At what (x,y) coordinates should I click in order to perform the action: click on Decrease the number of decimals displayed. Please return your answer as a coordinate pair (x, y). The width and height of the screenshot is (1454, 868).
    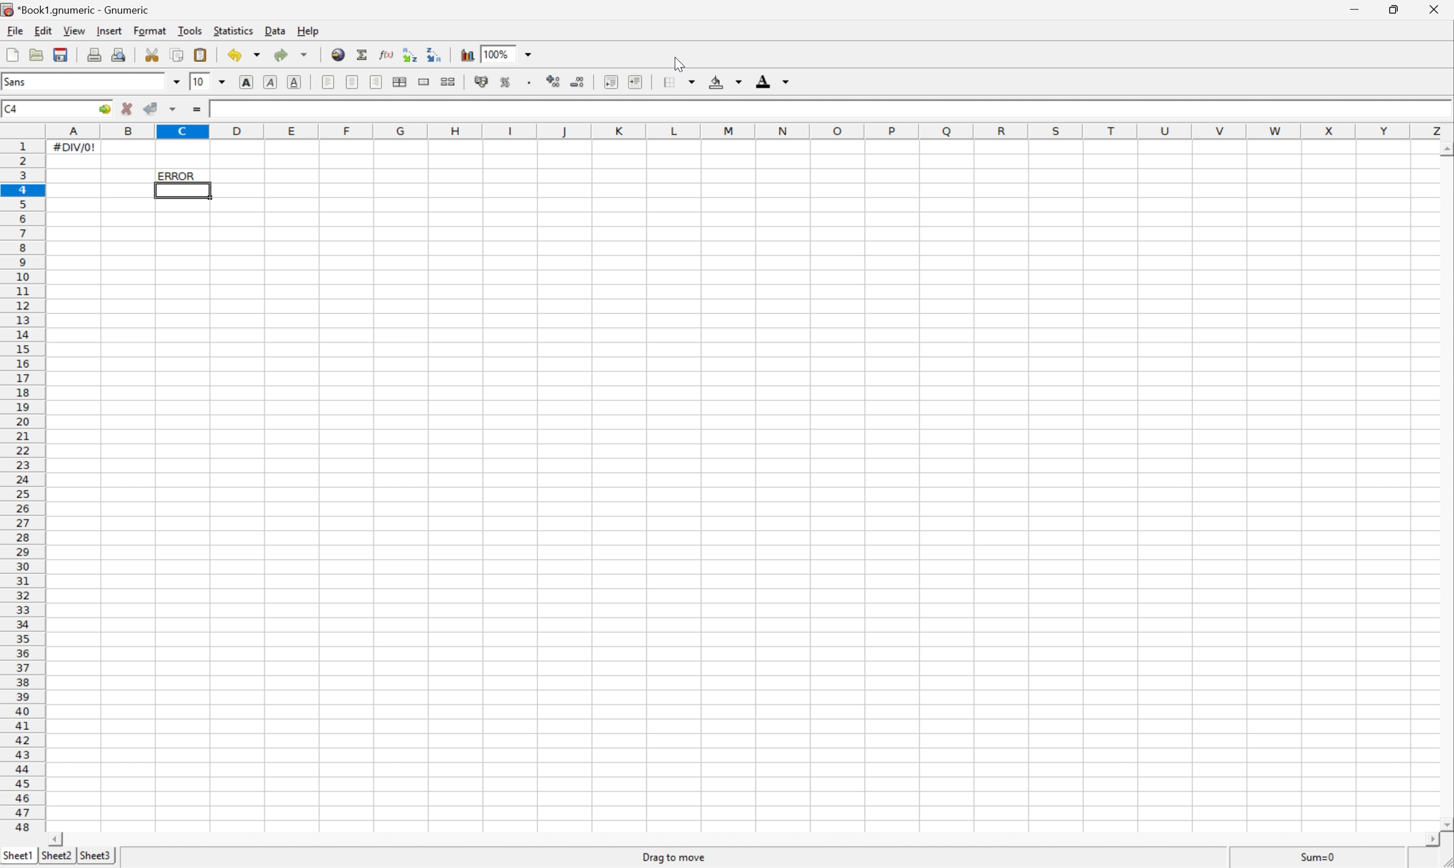
    Looking at the image, I should click on (579, 81).